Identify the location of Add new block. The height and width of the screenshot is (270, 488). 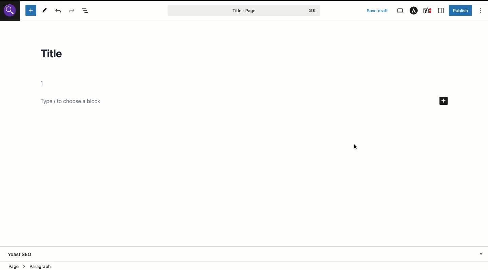
(444, 101).